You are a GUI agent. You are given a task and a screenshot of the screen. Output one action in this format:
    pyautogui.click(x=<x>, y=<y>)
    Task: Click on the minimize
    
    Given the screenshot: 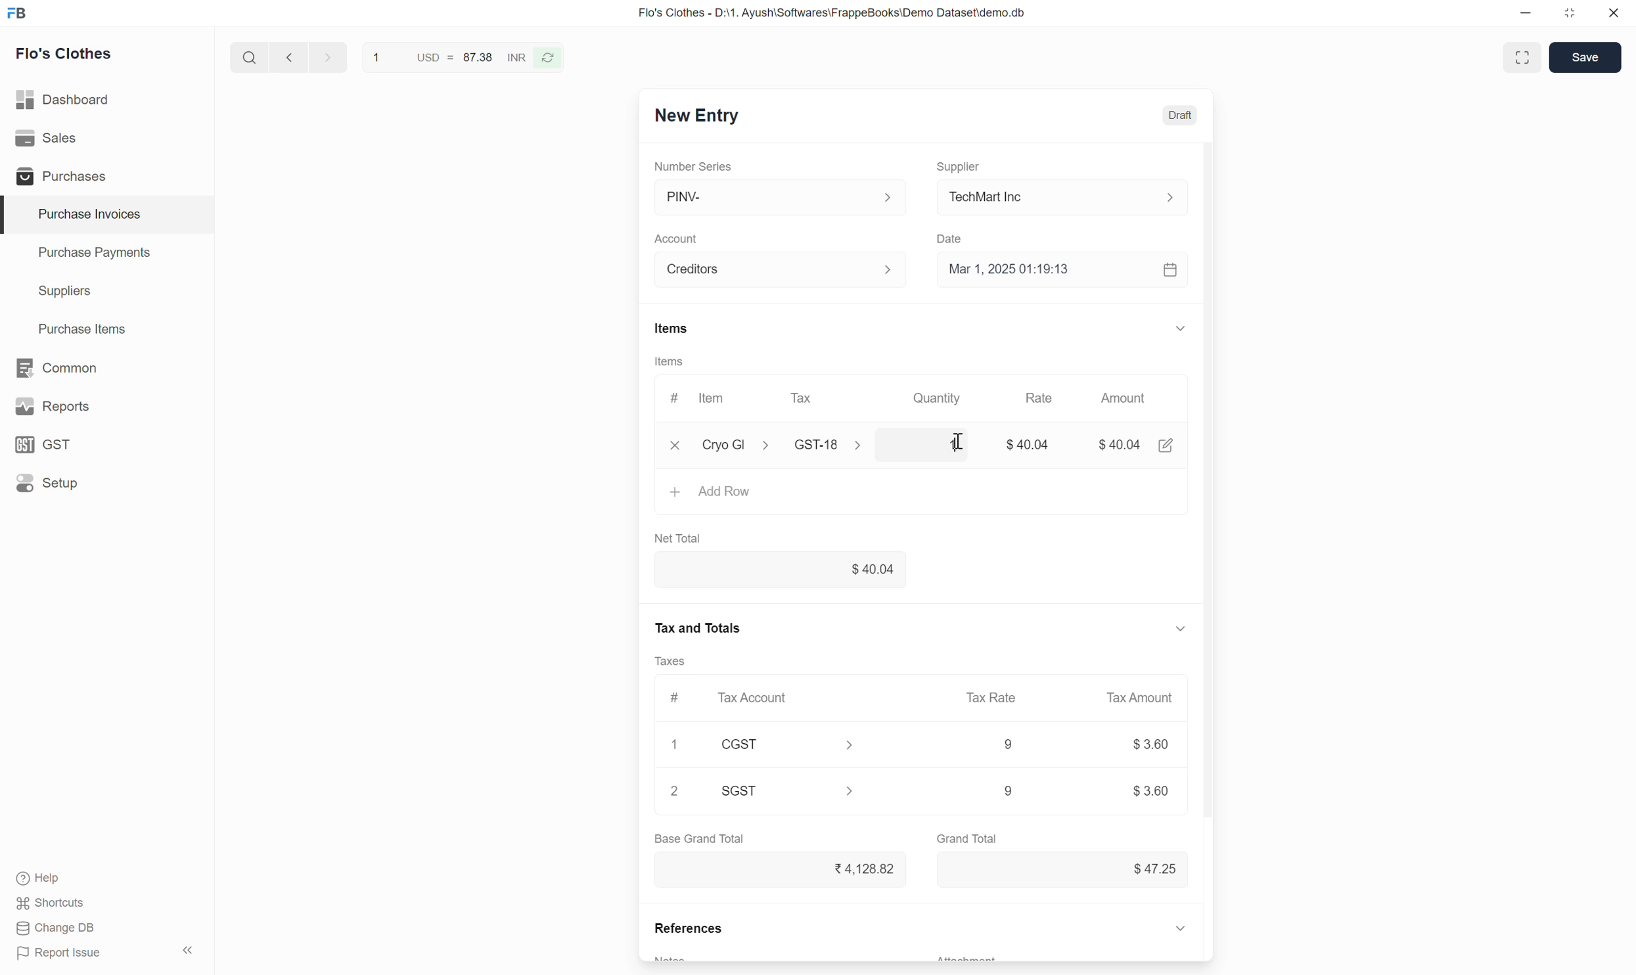 What is the action you would take?
    pyautogui.click(x=1526, y=16)
    